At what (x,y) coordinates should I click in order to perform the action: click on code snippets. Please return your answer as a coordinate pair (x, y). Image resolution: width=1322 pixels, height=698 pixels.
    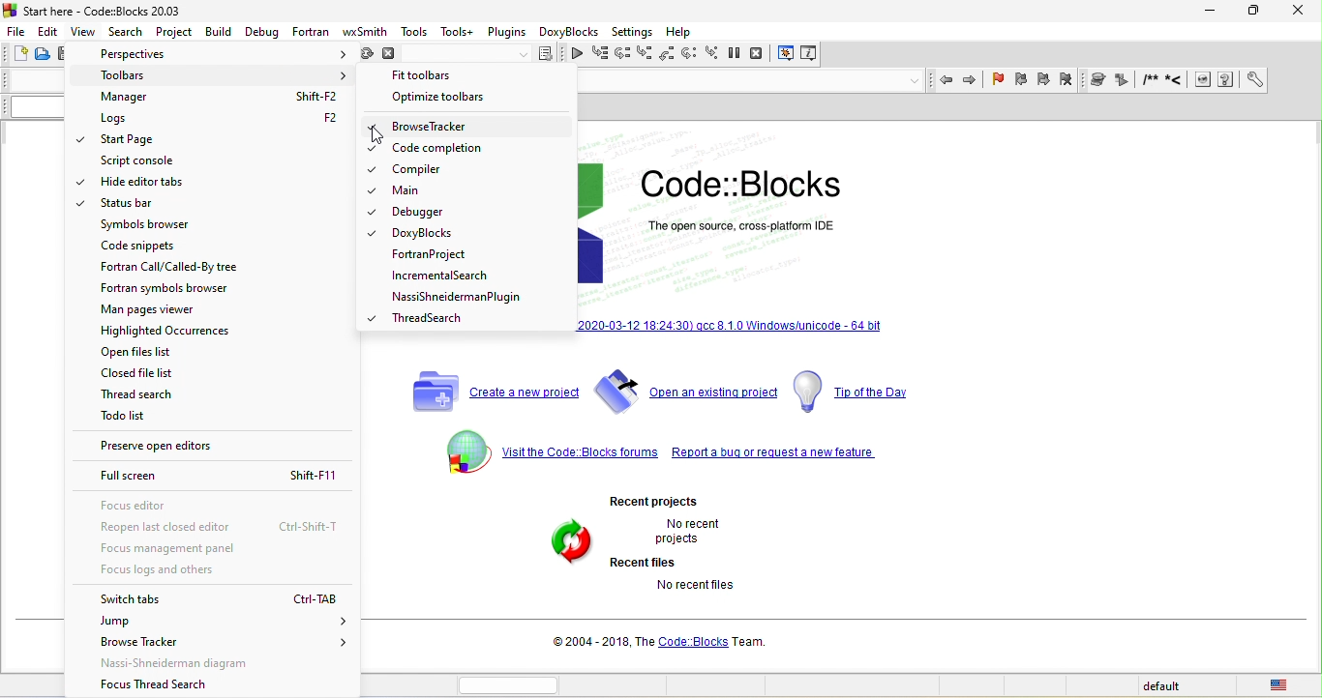
    Looking at the image, I should click on (164, 247).